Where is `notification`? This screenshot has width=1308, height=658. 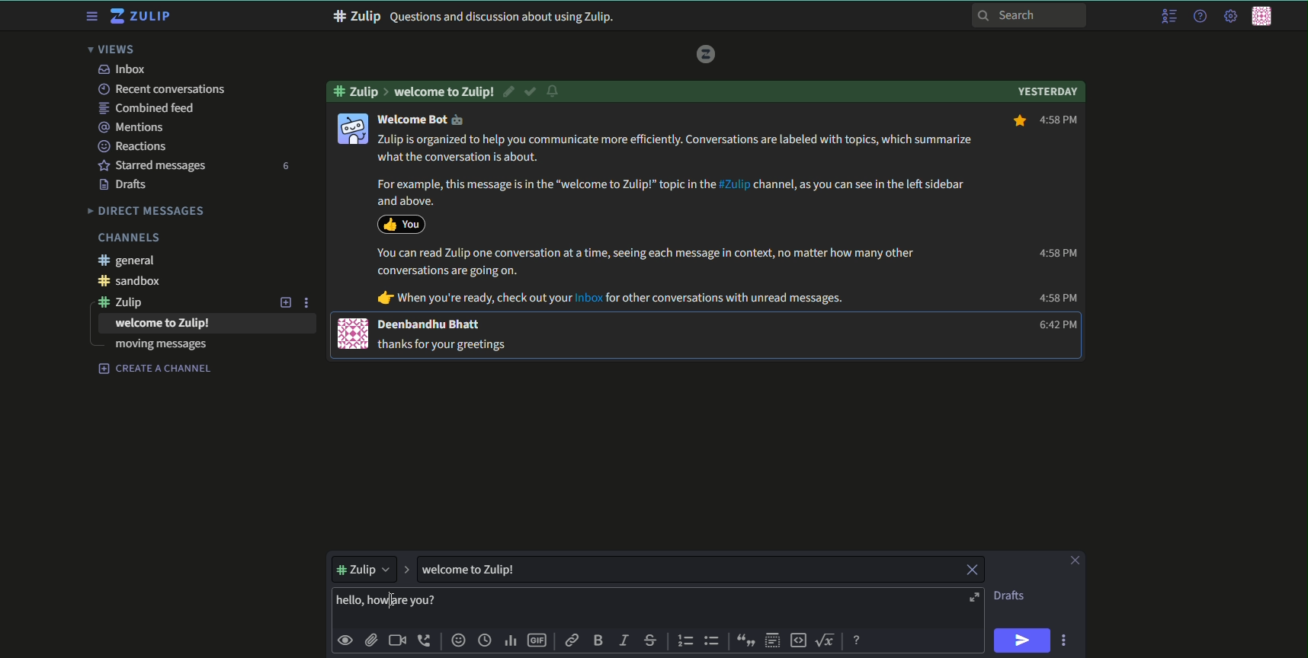
notification is located at coordinates (555, 92).